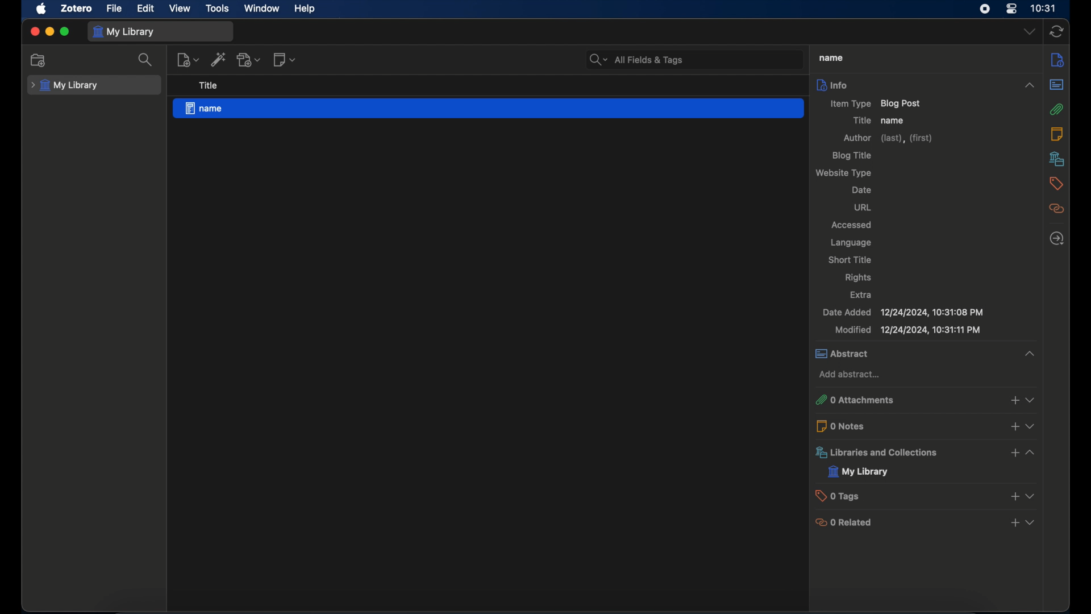 Image resolution: width=1091 pixels, height=614 pixels. What do you see at coordinates (850, 376) in the screenshot?
I see `add abstract` at bounding box center [850, 376].